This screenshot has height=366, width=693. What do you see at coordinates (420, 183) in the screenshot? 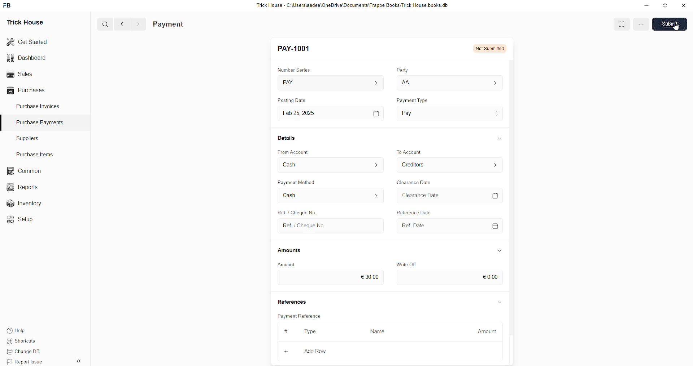
I see `Clearance Date` at bounding box center [420, 183].